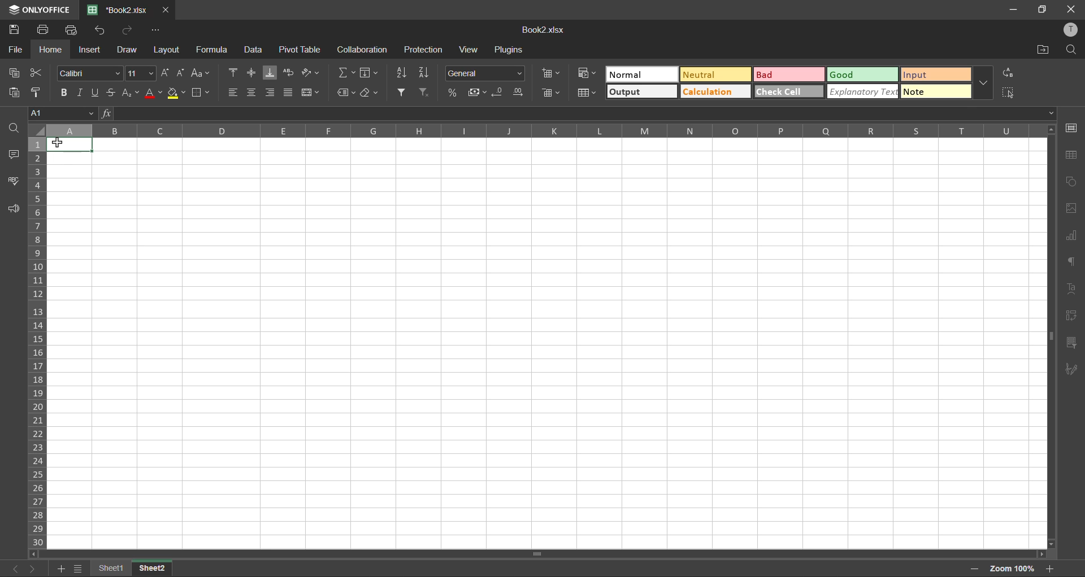 The image size is (1085, 577). I want to click on bed, so click(788, 76).